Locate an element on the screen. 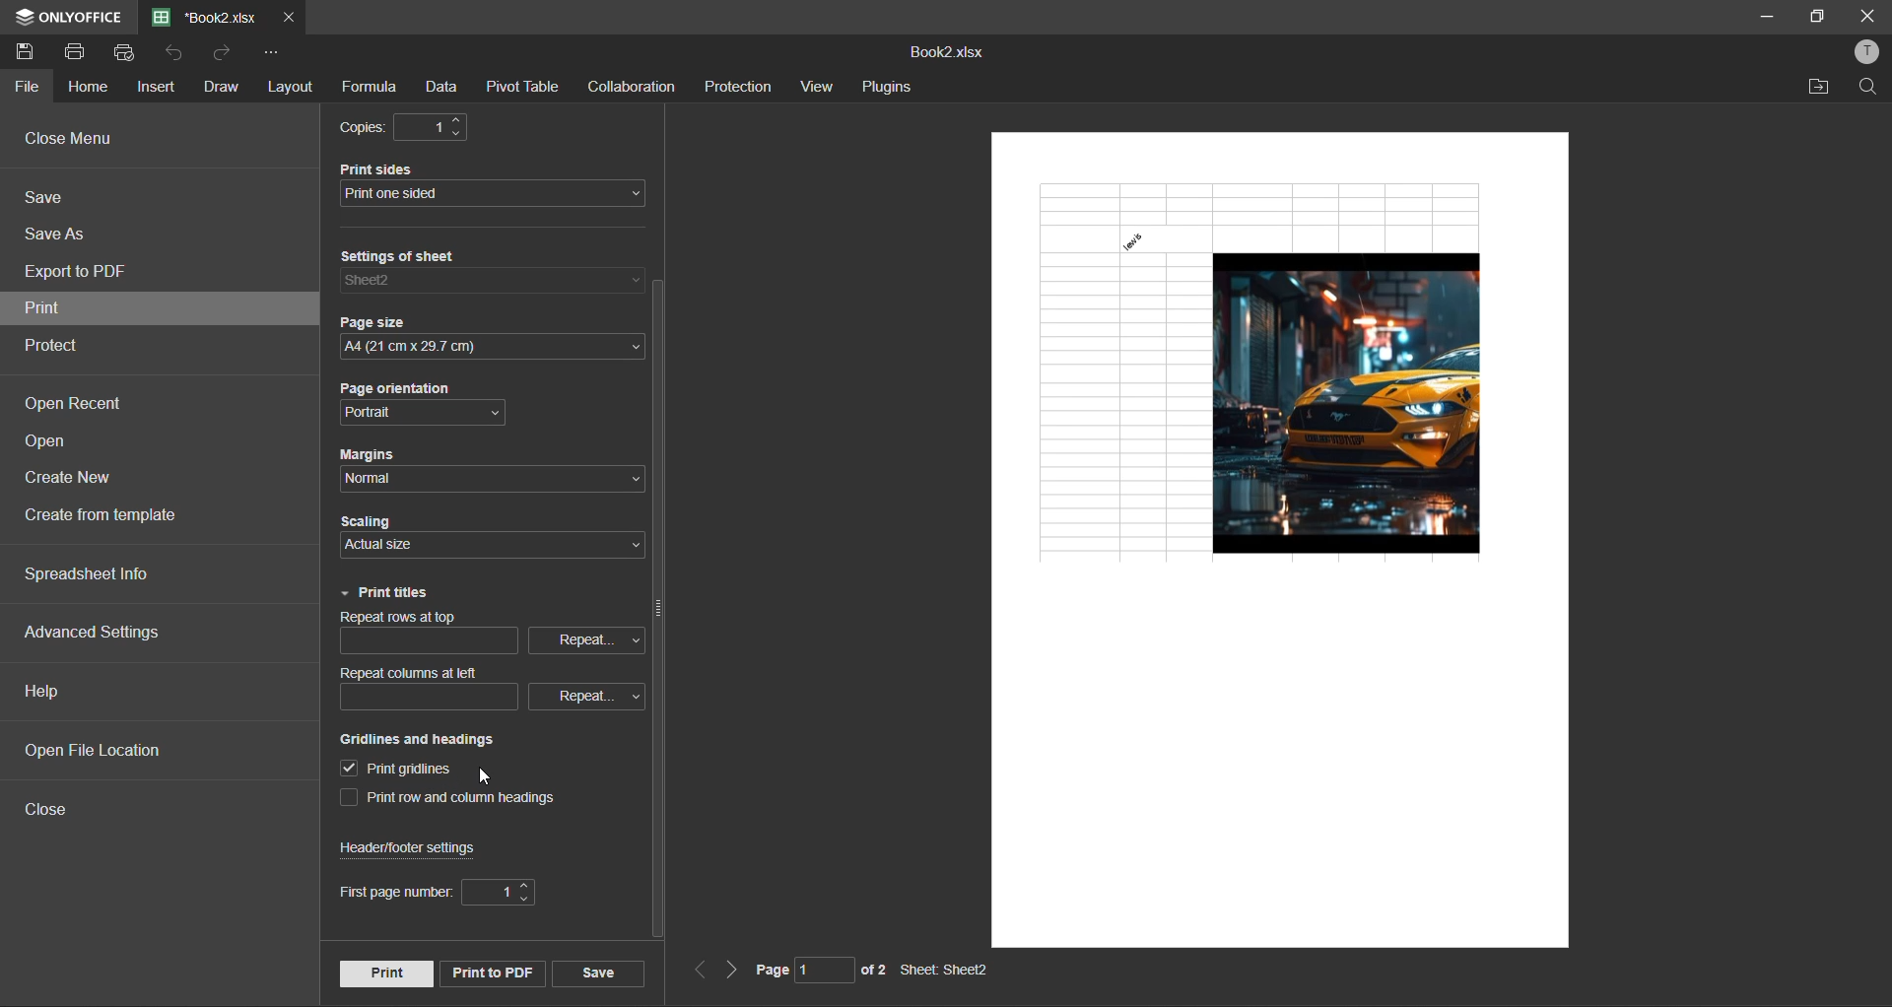 The width and height of the screenshot is (1892, 1007). undo is located at coordinates (174, 52).